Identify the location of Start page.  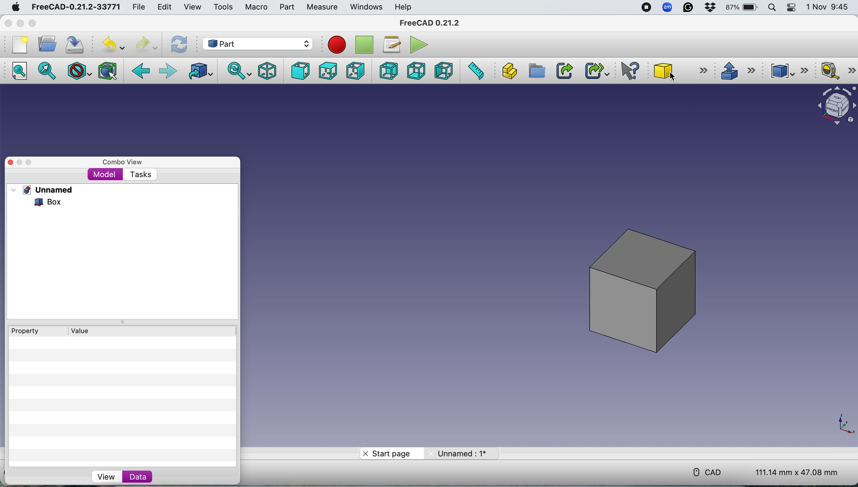
(389, 454).